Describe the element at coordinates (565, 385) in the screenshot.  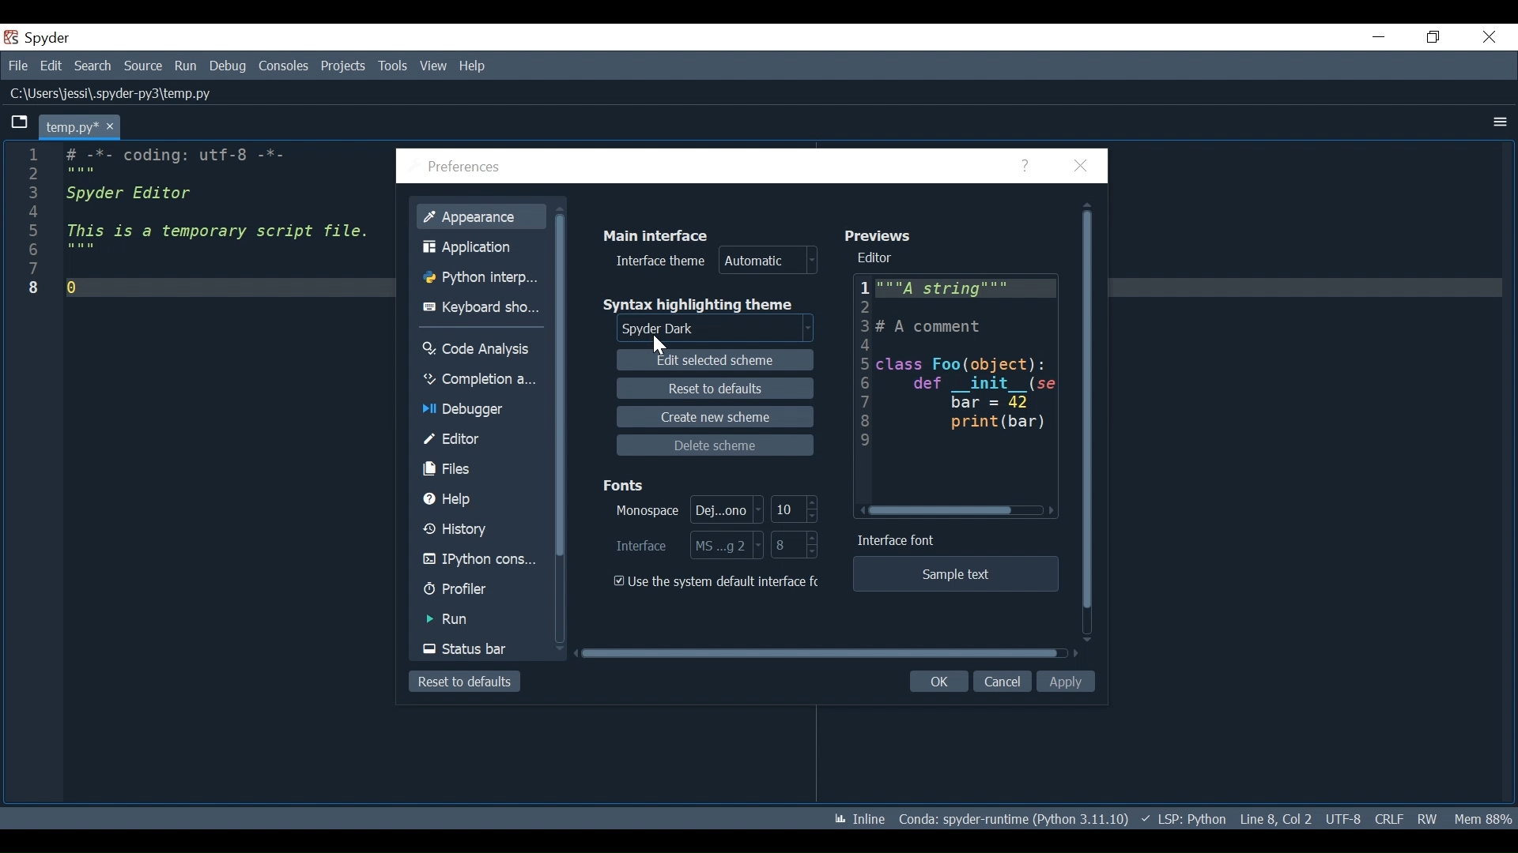
I see `Vertical Scroll bar` at that location.